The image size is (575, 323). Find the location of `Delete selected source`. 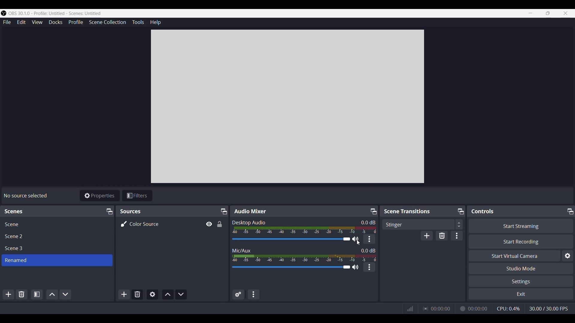

Delete selected source is located at coordinates (137, 295).